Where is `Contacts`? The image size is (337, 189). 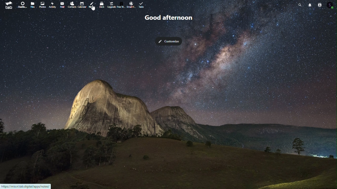 Contacts is located at coordinates (320, 4).